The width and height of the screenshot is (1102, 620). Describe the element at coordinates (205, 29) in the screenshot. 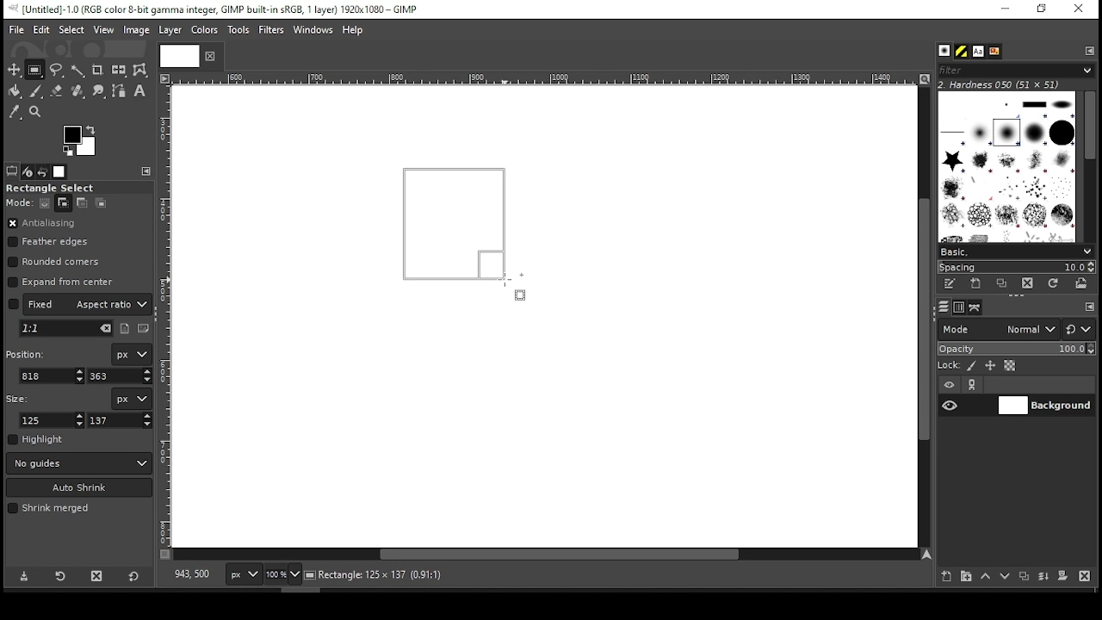

I see `color` at that location.